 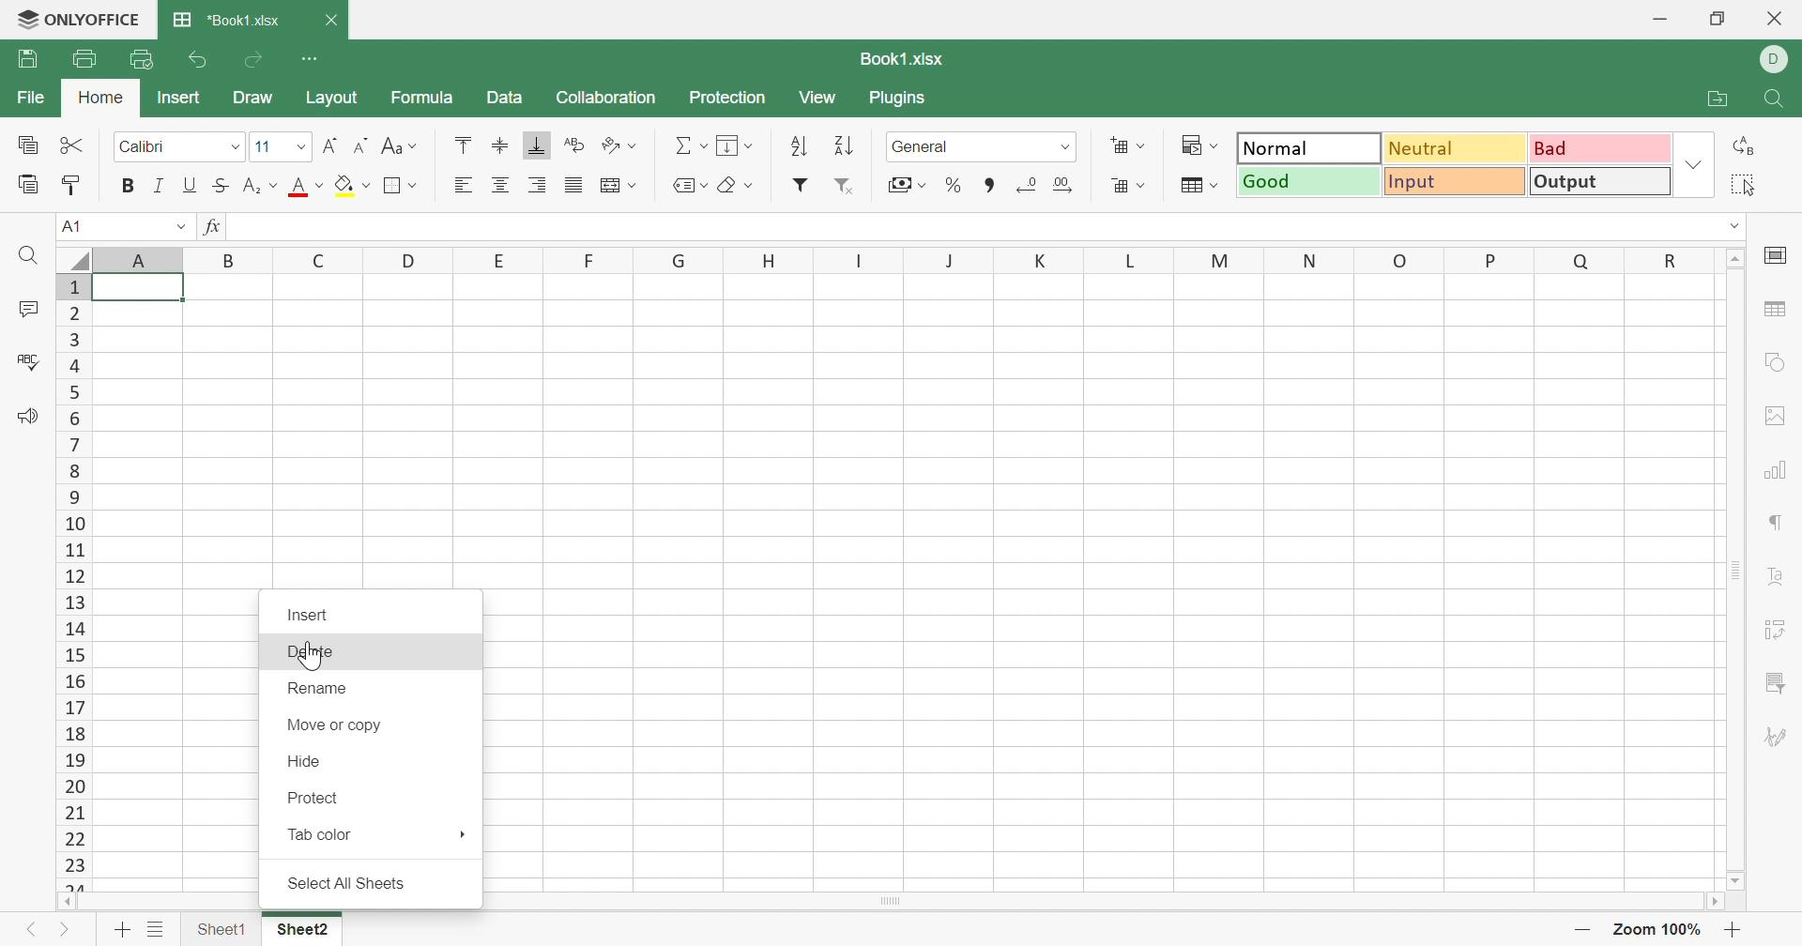 What do you see at coordinates (314, 58) in the screenshot?
I see `Customize Quick access toolbar` at bounding box center [314, 58].